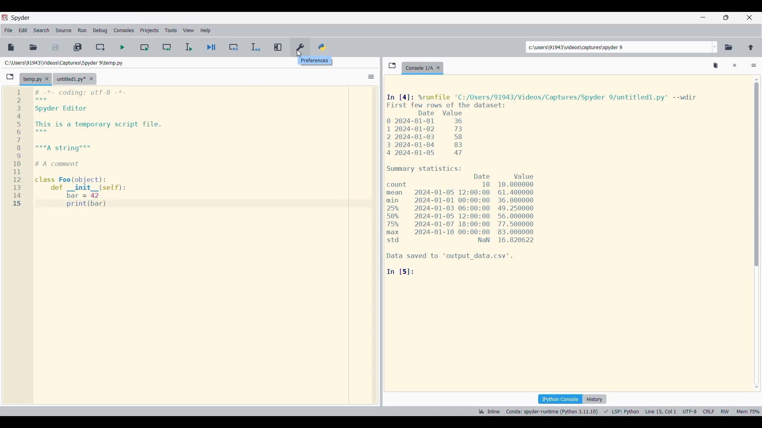  Describe the element at coordinates (75, 79) in the screenshot. I see `Other tab` at that location.